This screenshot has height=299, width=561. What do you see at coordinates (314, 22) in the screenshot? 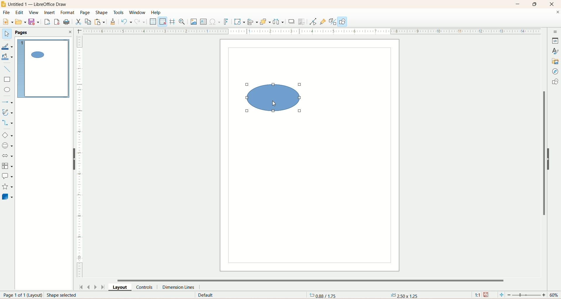
I see `point edit mode` at bounding box center [314, 22].